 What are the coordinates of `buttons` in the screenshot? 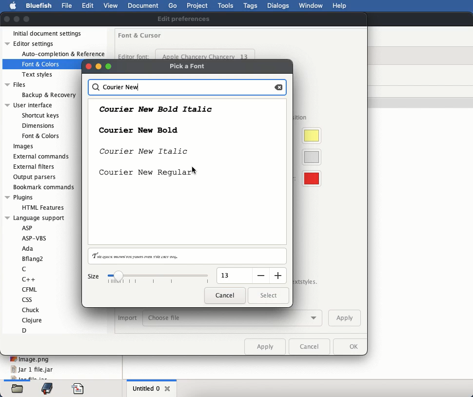 It's located at (97, 67).